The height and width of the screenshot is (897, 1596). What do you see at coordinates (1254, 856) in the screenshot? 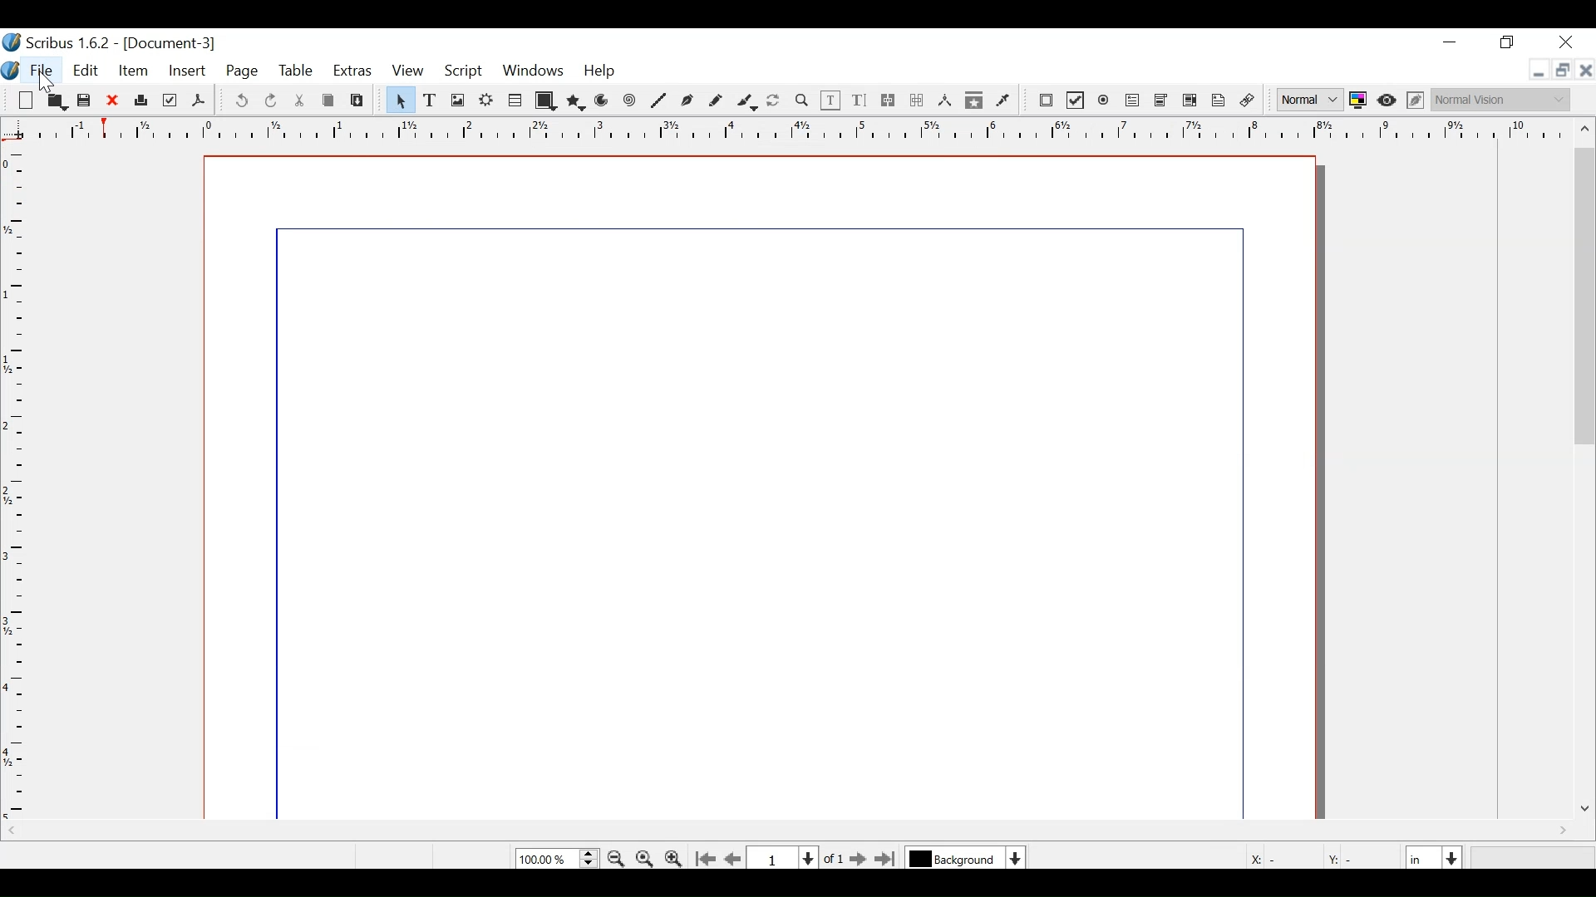
I see `X:` at bounding box center [1254, 856].